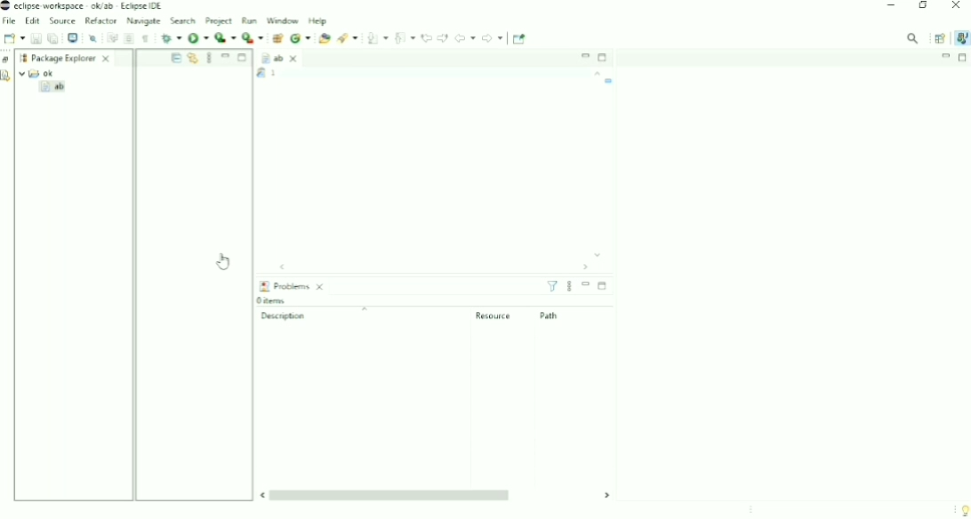 The image size is (971, 519). I want to click on Forward, so click(493, 38).